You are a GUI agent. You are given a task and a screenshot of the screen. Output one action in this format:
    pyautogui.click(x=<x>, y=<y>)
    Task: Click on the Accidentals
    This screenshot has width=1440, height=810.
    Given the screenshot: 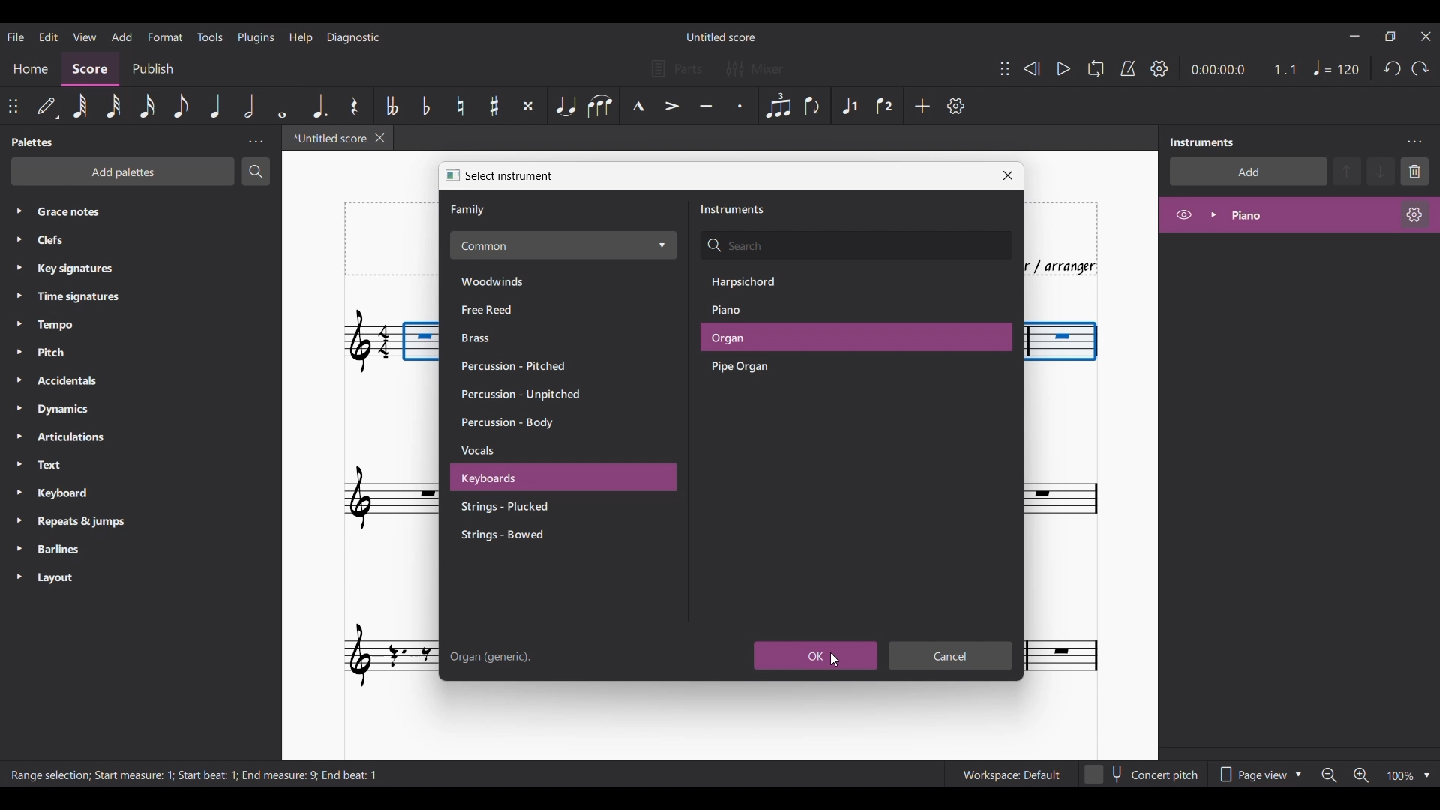 What is the action you would take?
    pyautogui.click(x=89, y=382)
    